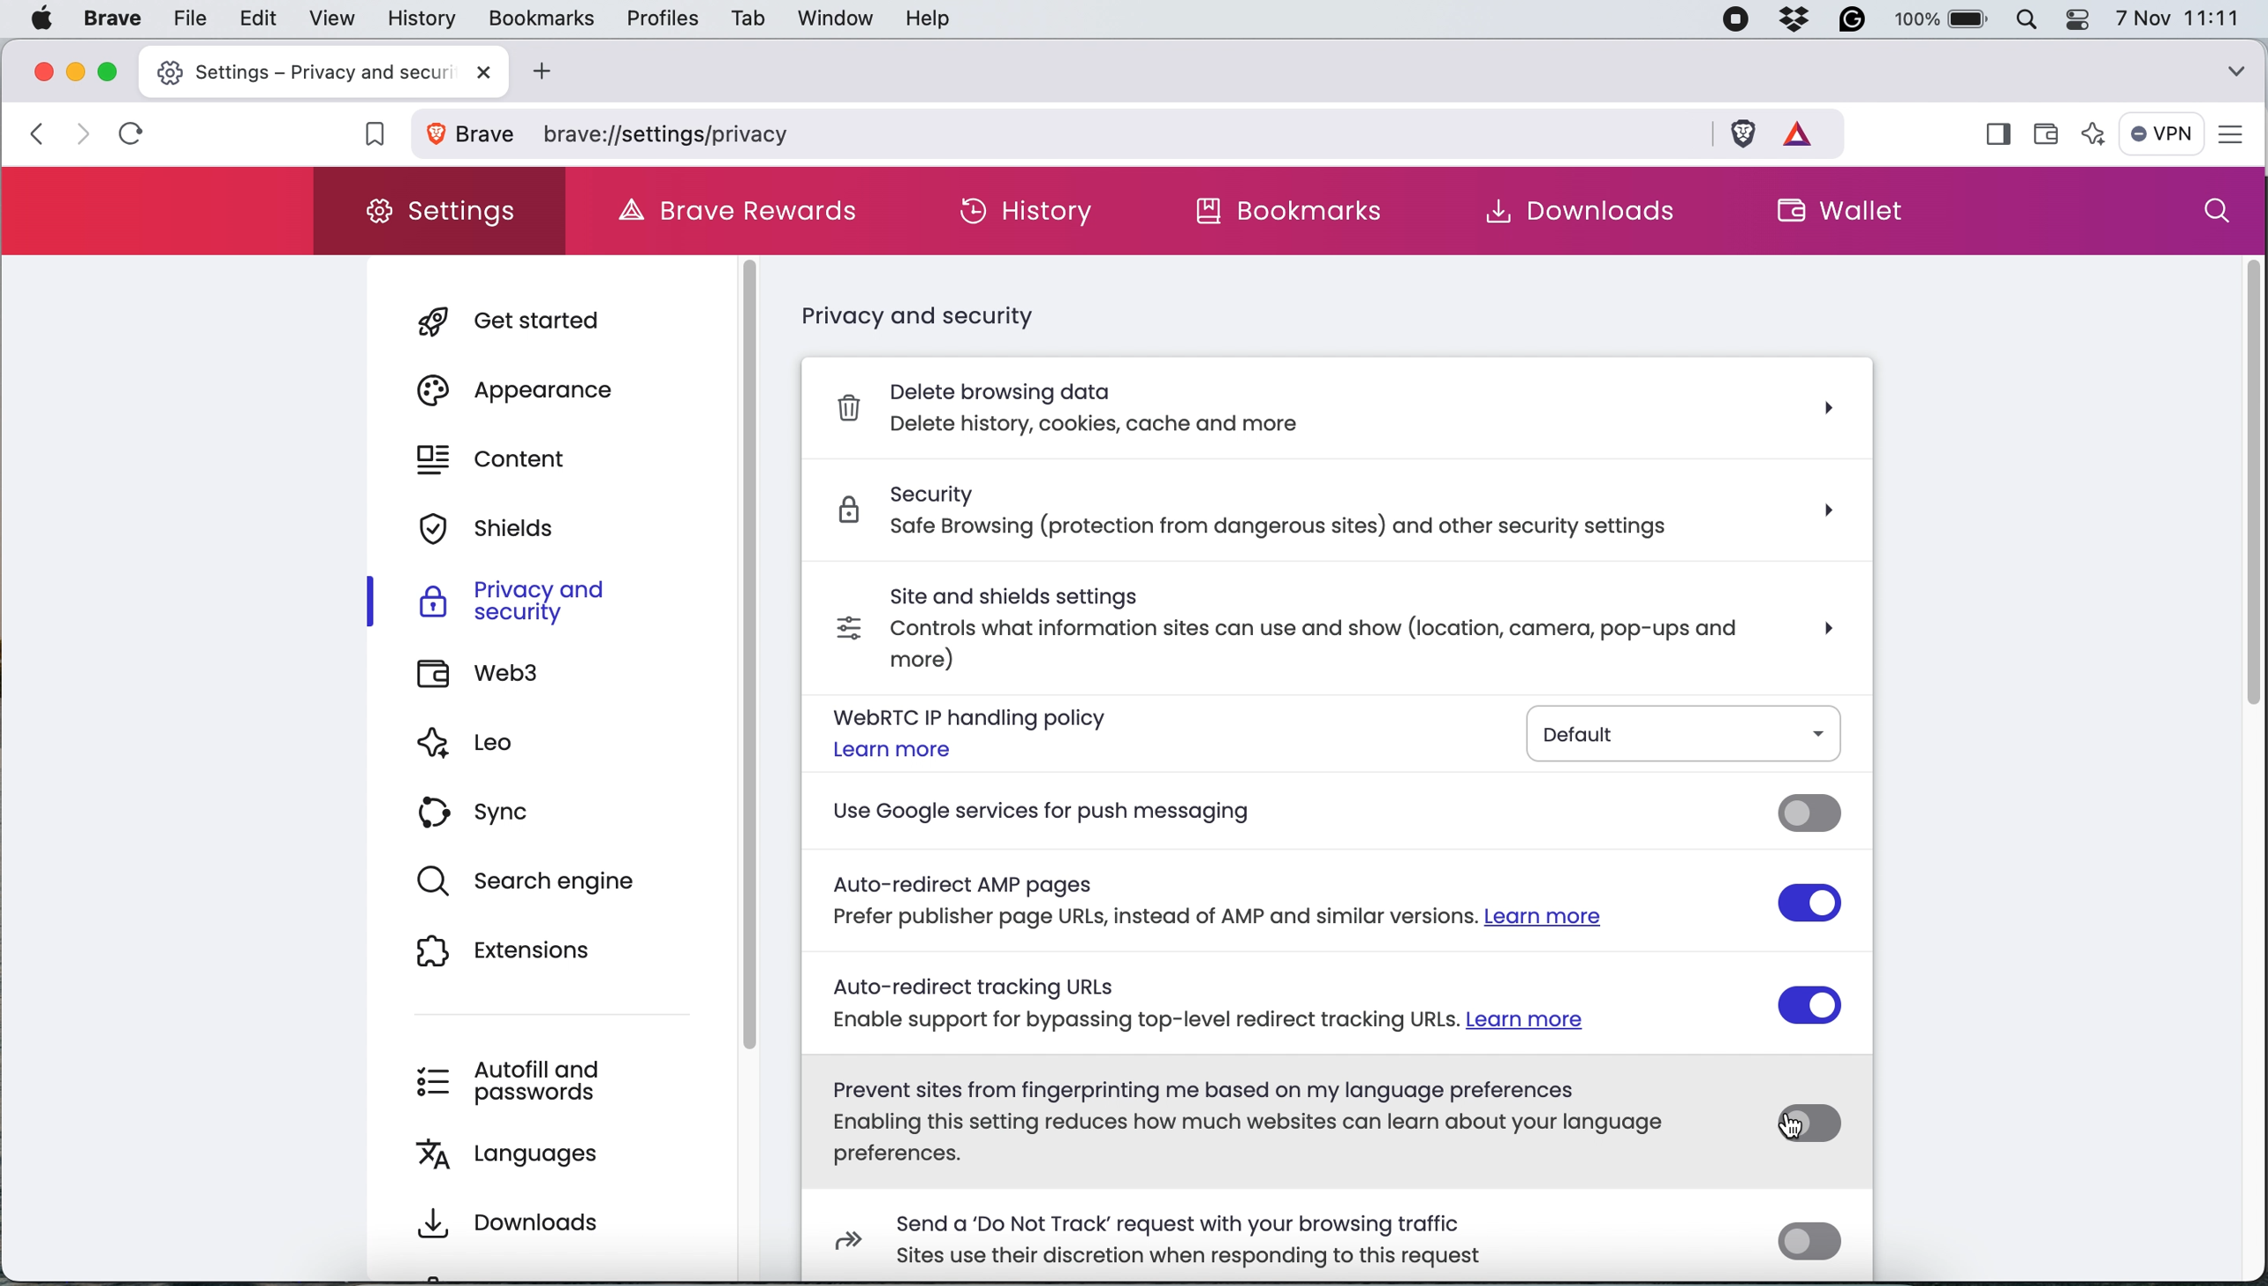 The width and height of the screenshot is (2268, 1286). What do you see at coordinates (1028, 211) in the screenshot?
I see `history` at bounding box center [1028, 211].